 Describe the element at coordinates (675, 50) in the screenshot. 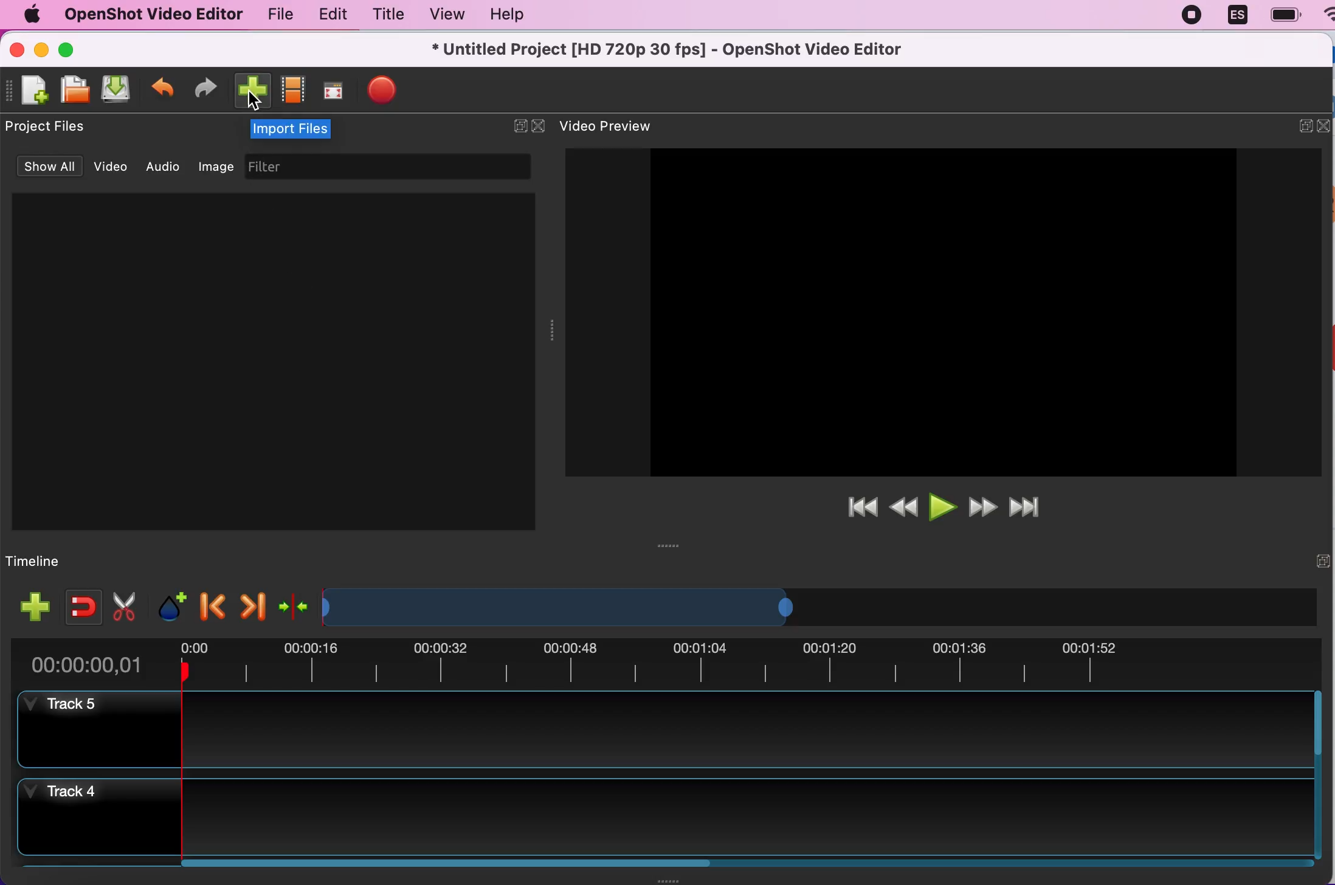

I see `title` at that location.